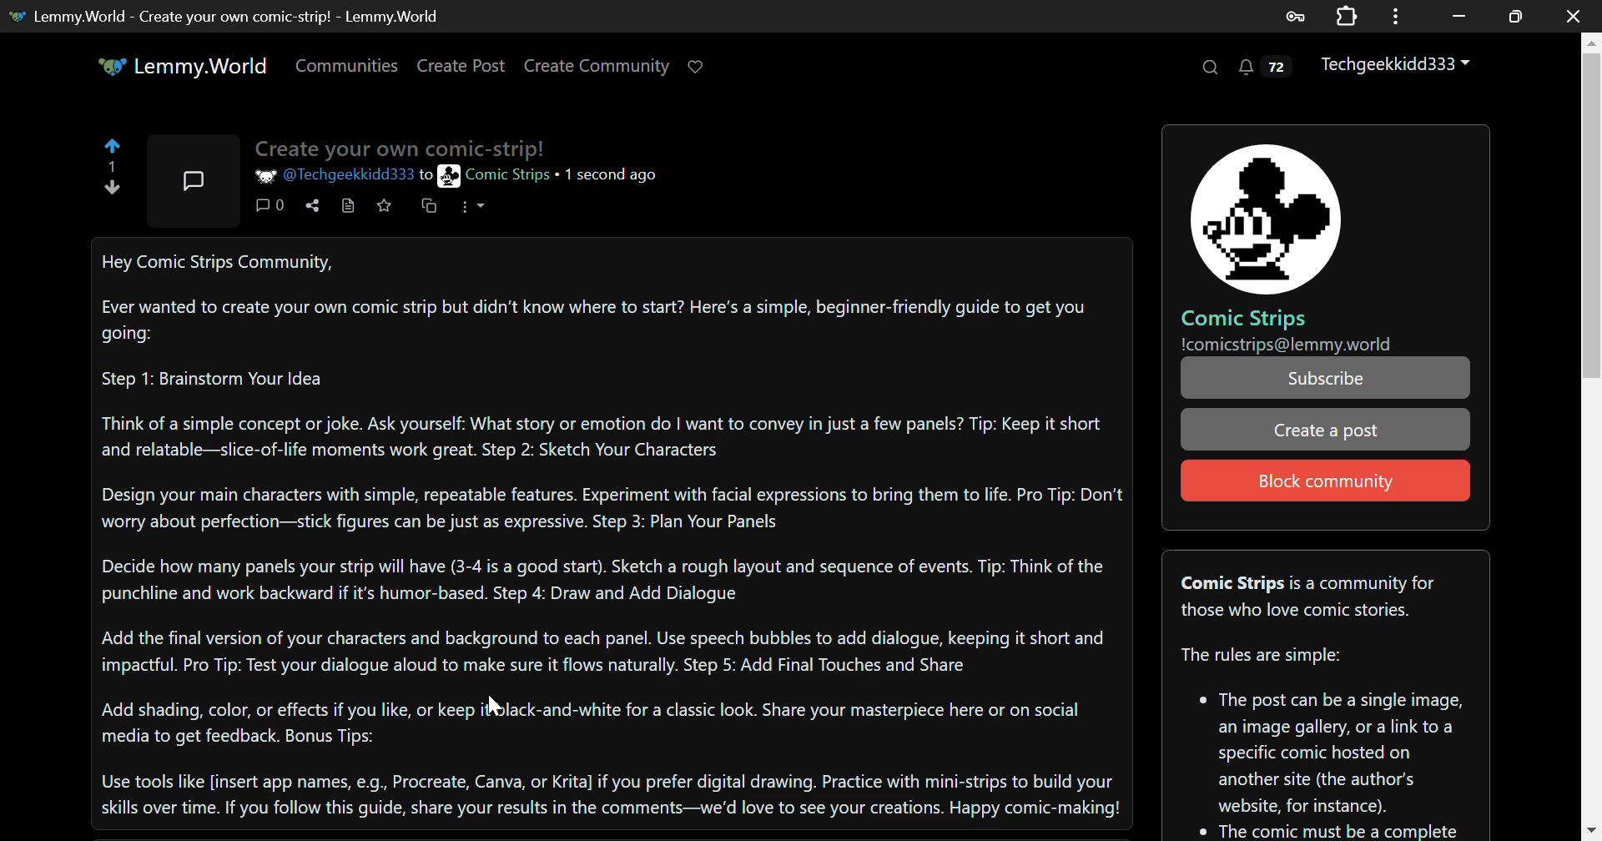  What do you see at coordinates (1208, 68) in the screenshot?
I see `Search` at bounding box center [1208, 68].